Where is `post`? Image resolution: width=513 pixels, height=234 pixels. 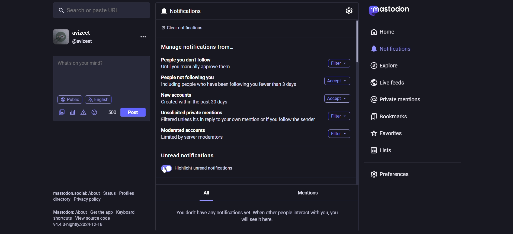 post is located at coordinates (133, 112).